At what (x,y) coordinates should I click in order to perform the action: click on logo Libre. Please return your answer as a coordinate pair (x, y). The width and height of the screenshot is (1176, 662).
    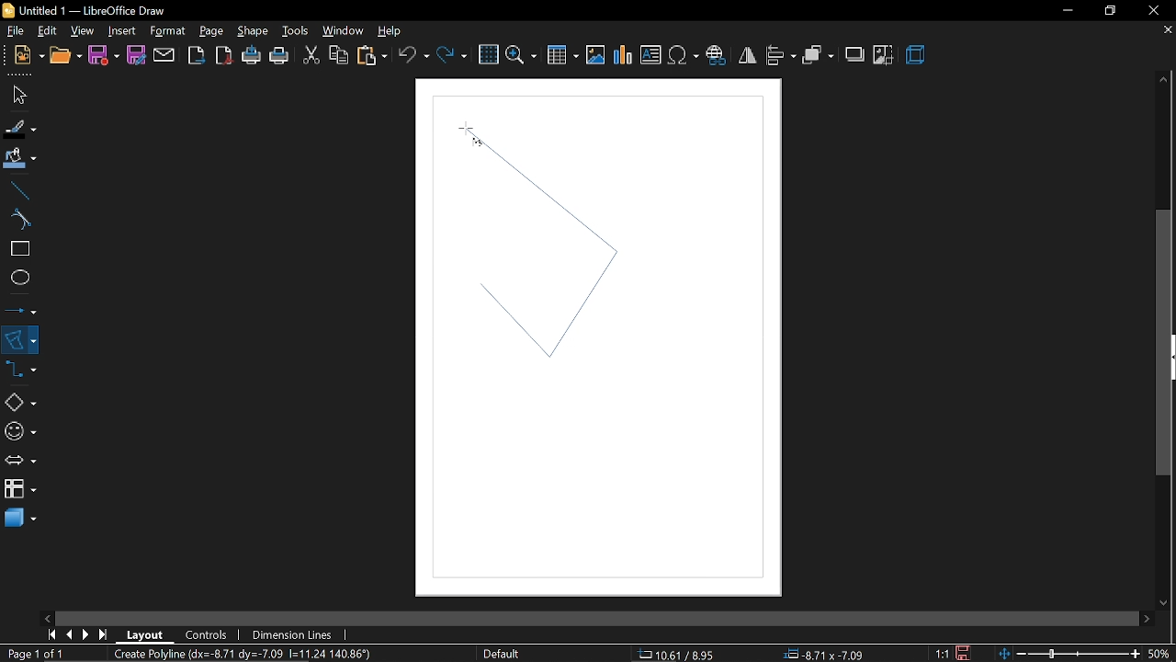
    Looking at the image, I should click on (10, 11).